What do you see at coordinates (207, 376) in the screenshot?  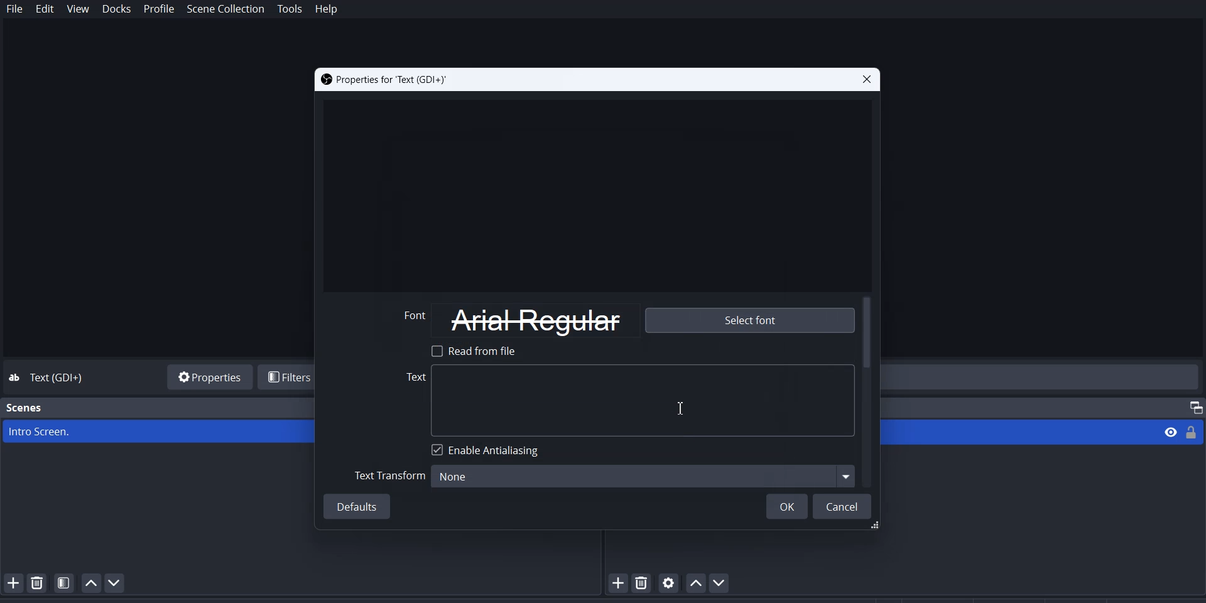 I see `Properties` at bounding box center [207, 376].